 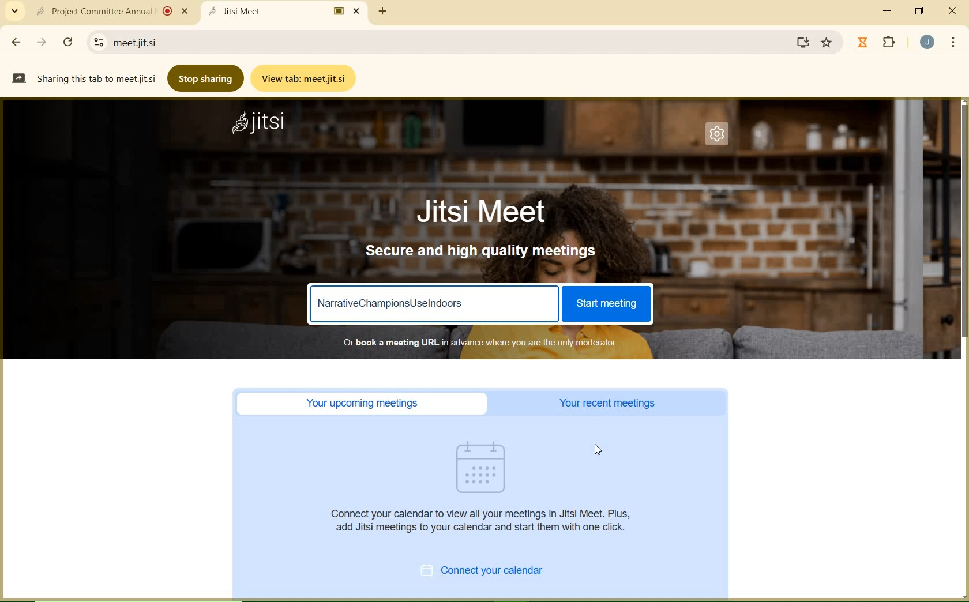 I want to click on back, so click(x=18, y=42).